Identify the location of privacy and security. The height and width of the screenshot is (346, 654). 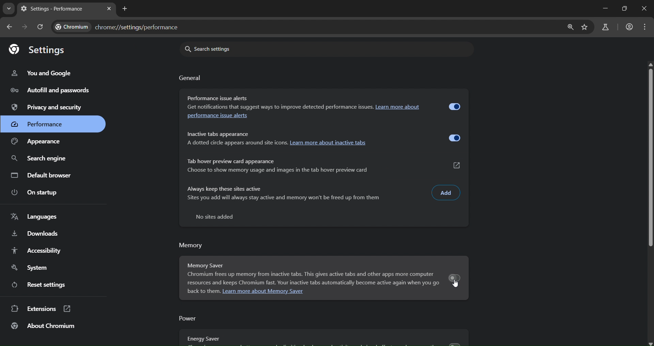
(47, 107).